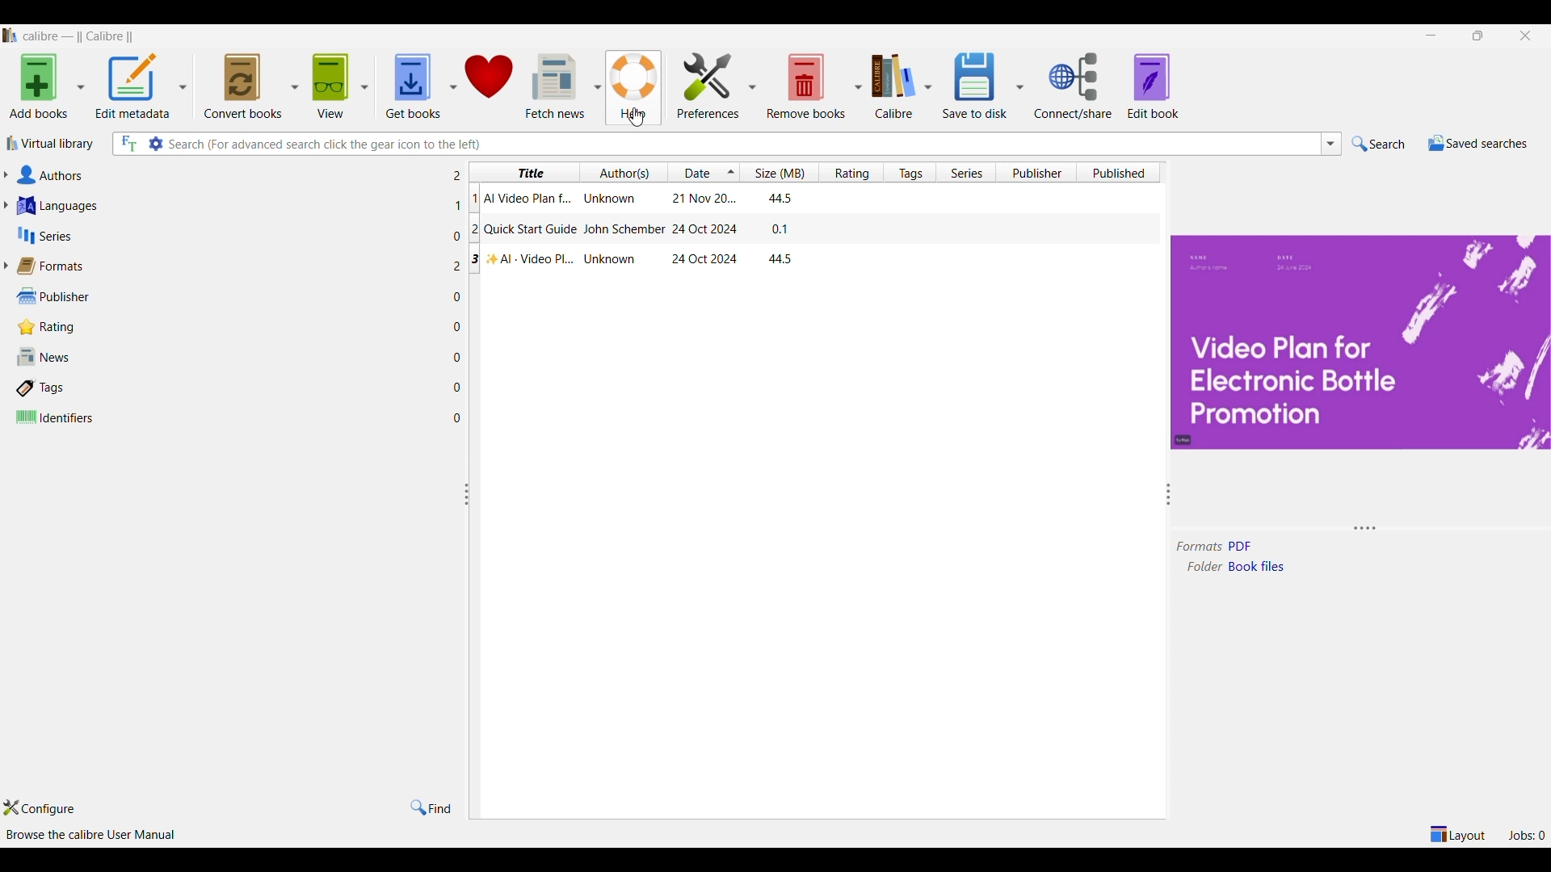  I want to click on Convert books, so click(242, 86).